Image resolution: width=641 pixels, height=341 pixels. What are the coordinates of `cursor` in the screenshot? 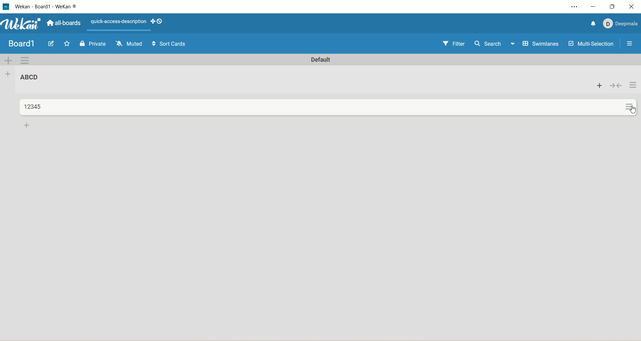 It's located at (632, 112).